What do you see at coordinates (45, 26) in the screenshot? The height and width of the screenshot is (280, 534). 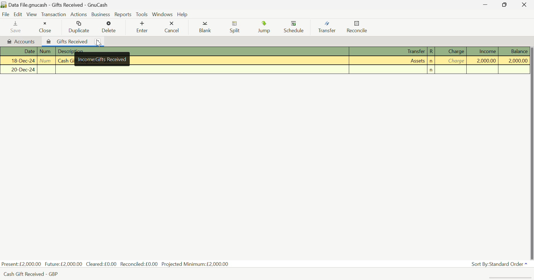 I see `Close` at bounding box center [45, 26].